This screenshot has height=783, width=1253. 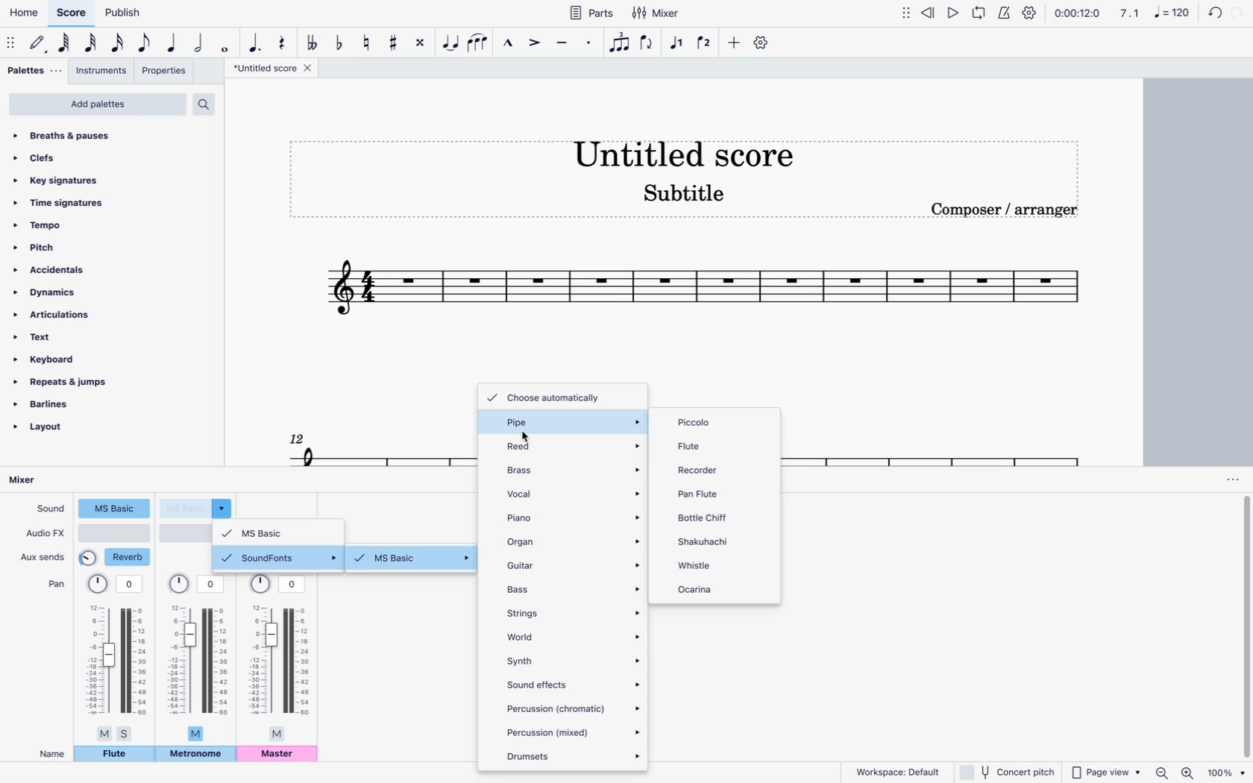 I want to click on search, so click(x=210, y=101).